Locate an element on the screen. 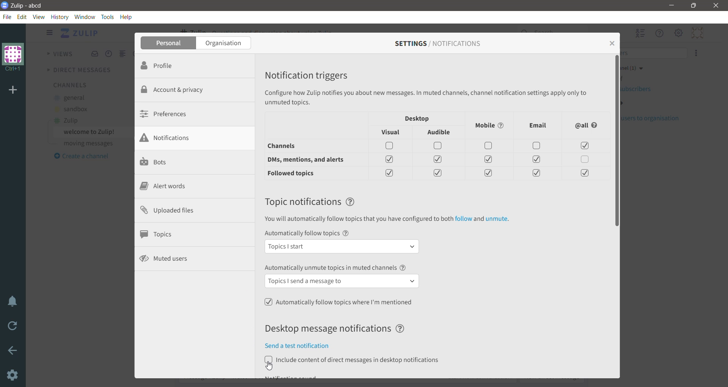 This screenshot has width=728, height=387. check box is located at coordinates (537, 173).